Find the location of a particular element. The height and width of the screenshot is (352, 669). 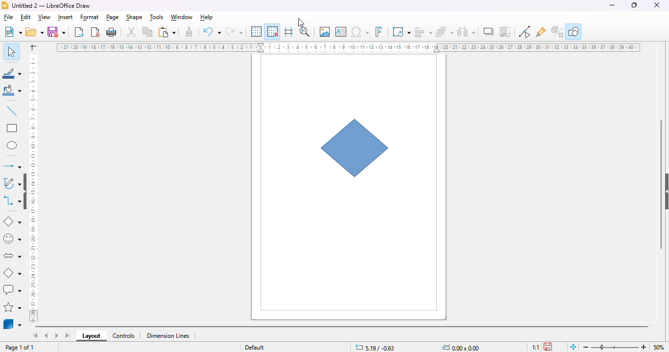

window is located at coordinates (182, 17).